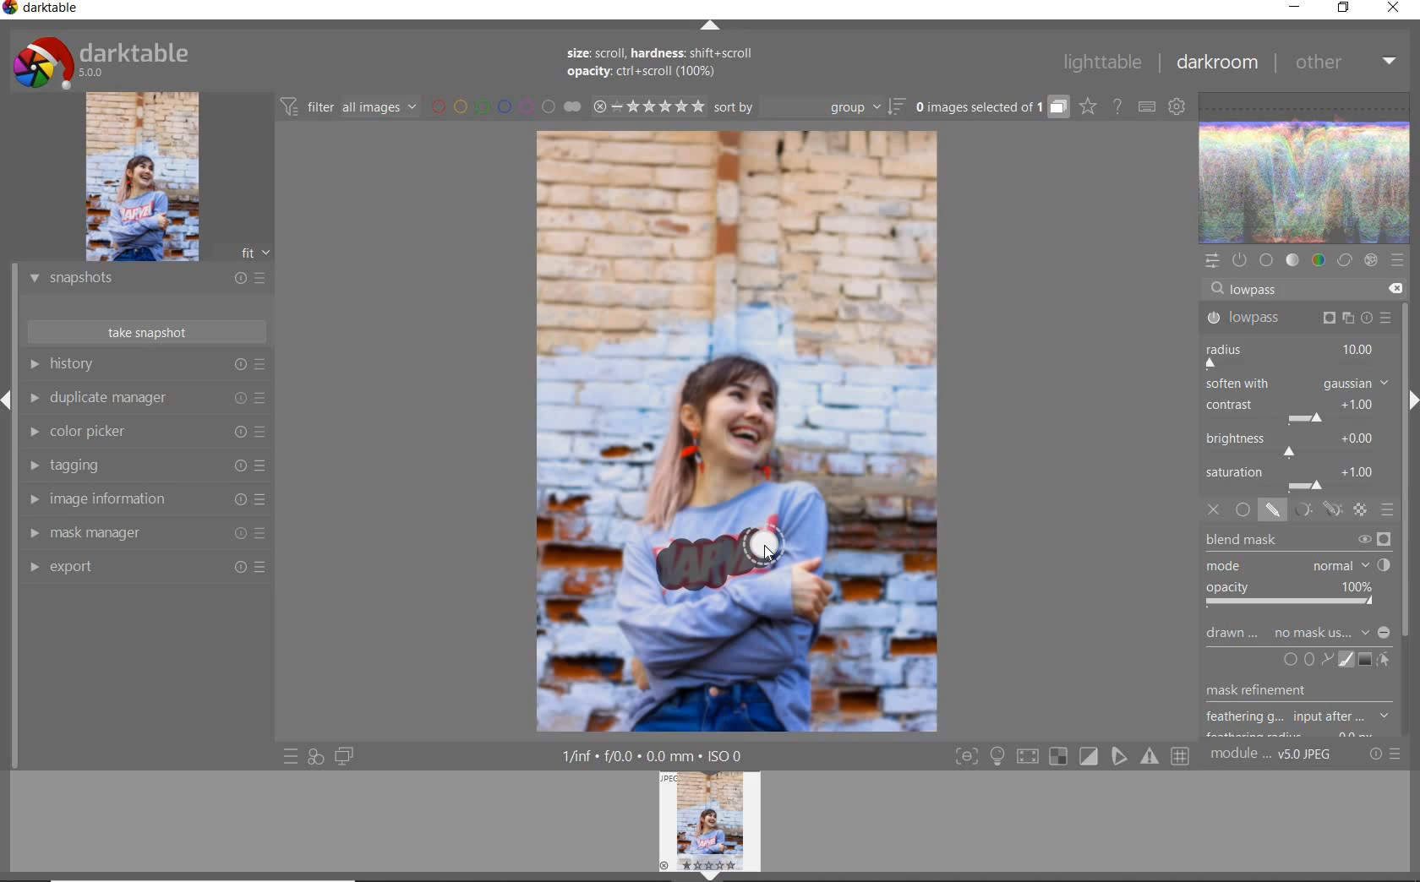 The image size is (1420, 882). Describe the element at coordinates (145, 502) in the screenshot. I see `image information` at that location.